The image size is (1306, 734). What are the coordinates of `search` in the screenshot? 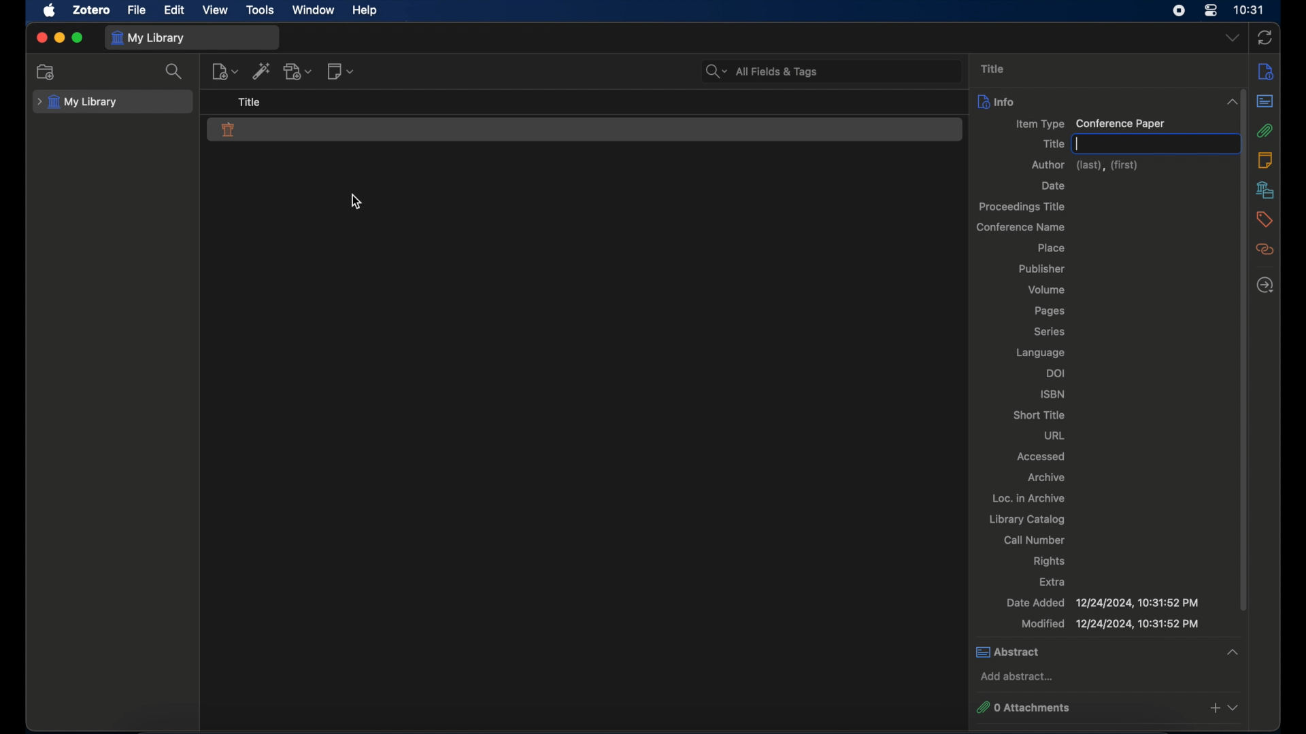 It's located at (174, 71).